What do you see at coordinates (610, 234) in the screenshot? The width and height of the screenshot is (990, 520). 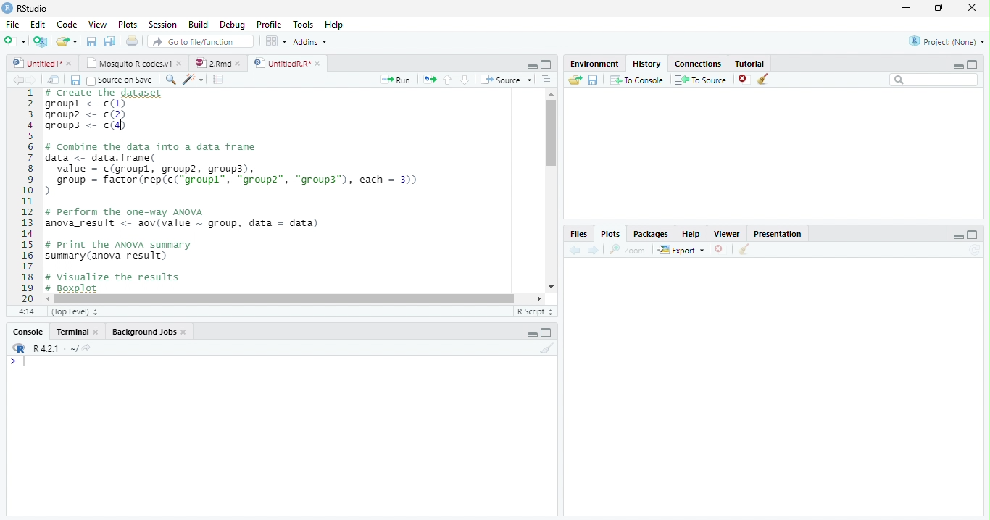 I see `Plots` at bounding box center [610, 234].